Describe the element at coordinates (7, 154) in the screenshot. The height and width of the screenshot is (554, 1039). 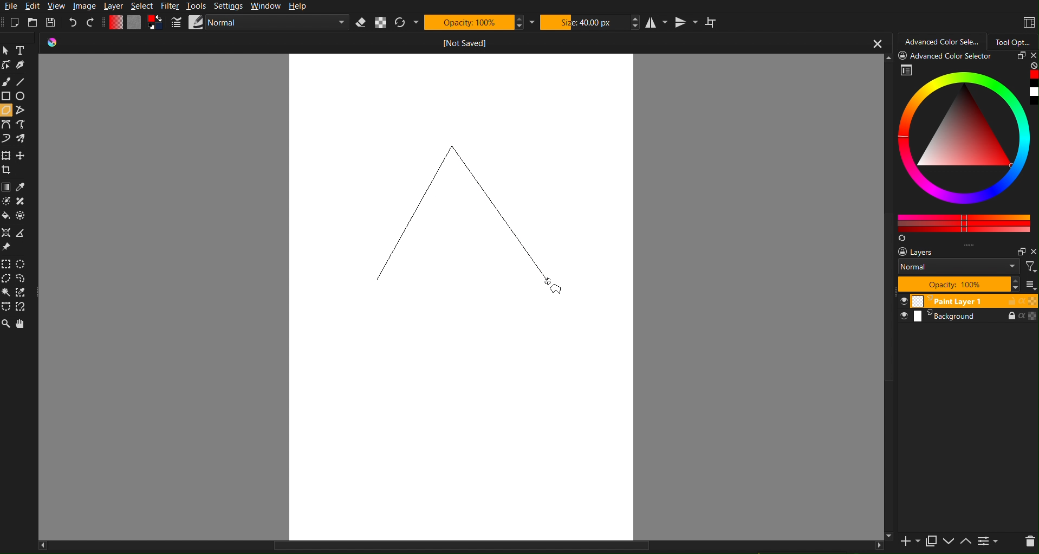
I see `transform a layer or a selection` at that location.